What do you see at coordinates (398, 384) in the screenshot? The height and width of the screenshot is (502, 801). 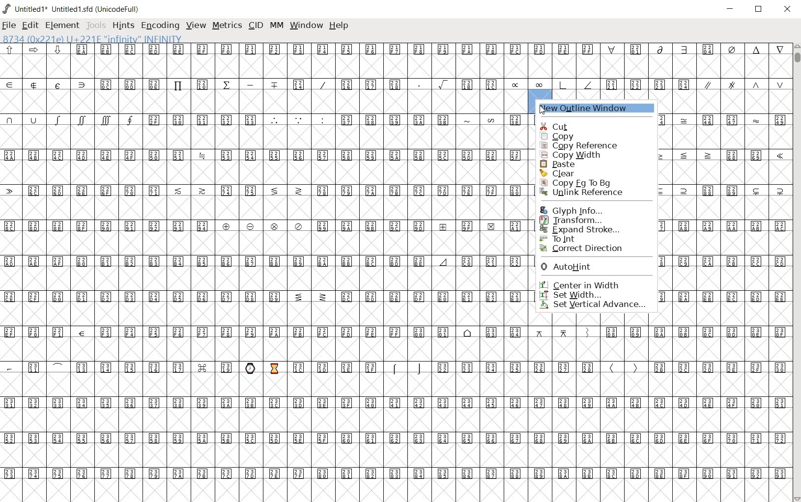 I see `empty glyph slots` at bounding box center [398, 384].